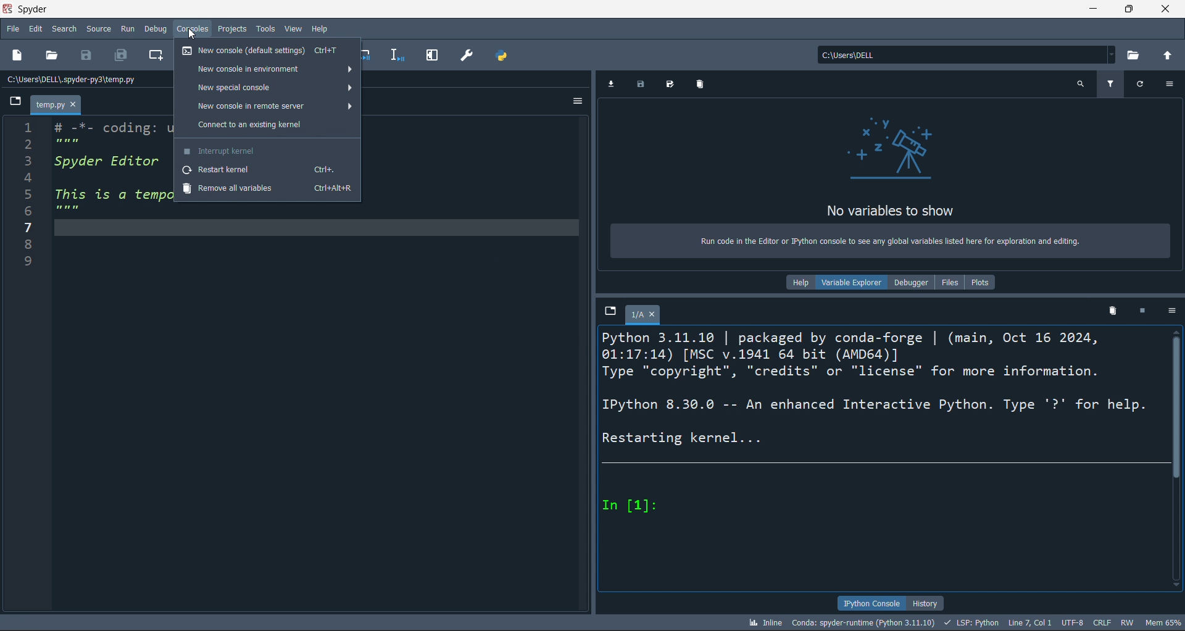  What do you see at coordinates (128, 30) in the screenshot?
I see `run` at bounding box center [128, 30].